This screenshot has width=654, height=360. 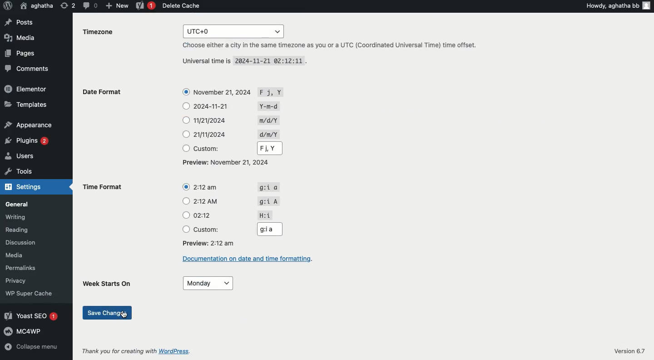 What do you see at coordinates (21, 255) in the screenshot?
I see `Media` at bounding box center [21, 255].